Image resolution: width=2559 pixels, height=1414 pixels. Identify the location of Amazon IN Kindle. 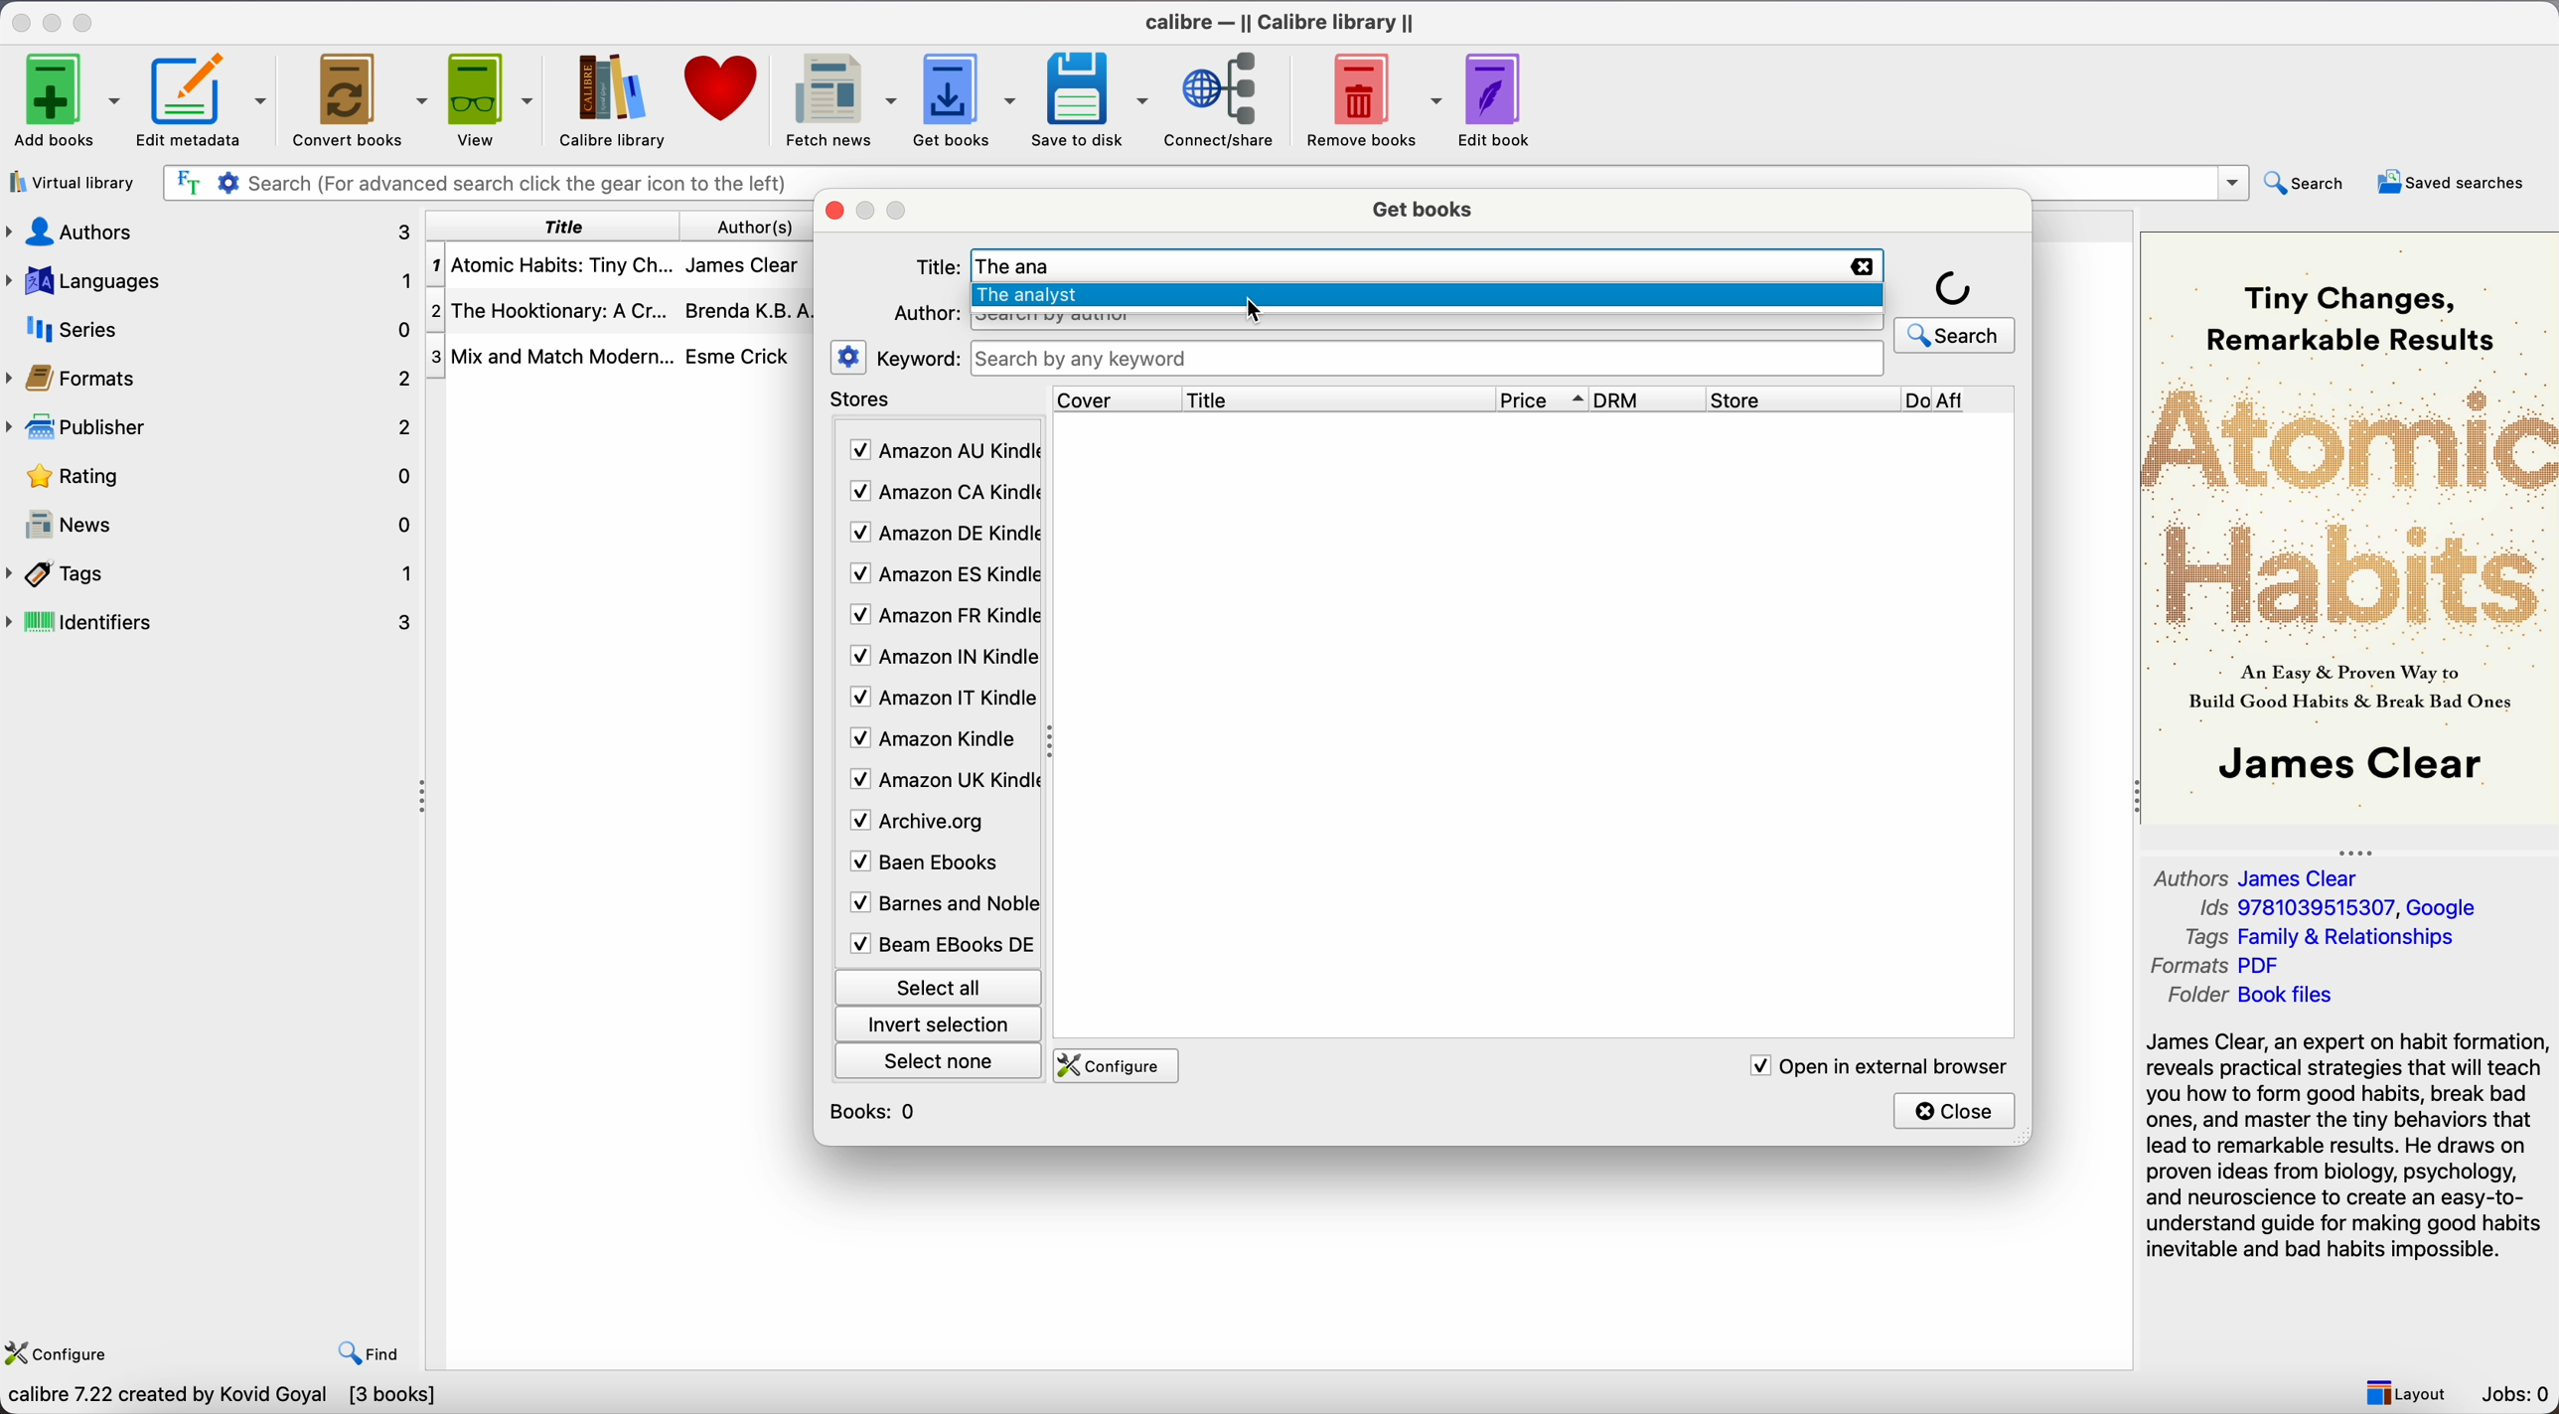
(941, 661).